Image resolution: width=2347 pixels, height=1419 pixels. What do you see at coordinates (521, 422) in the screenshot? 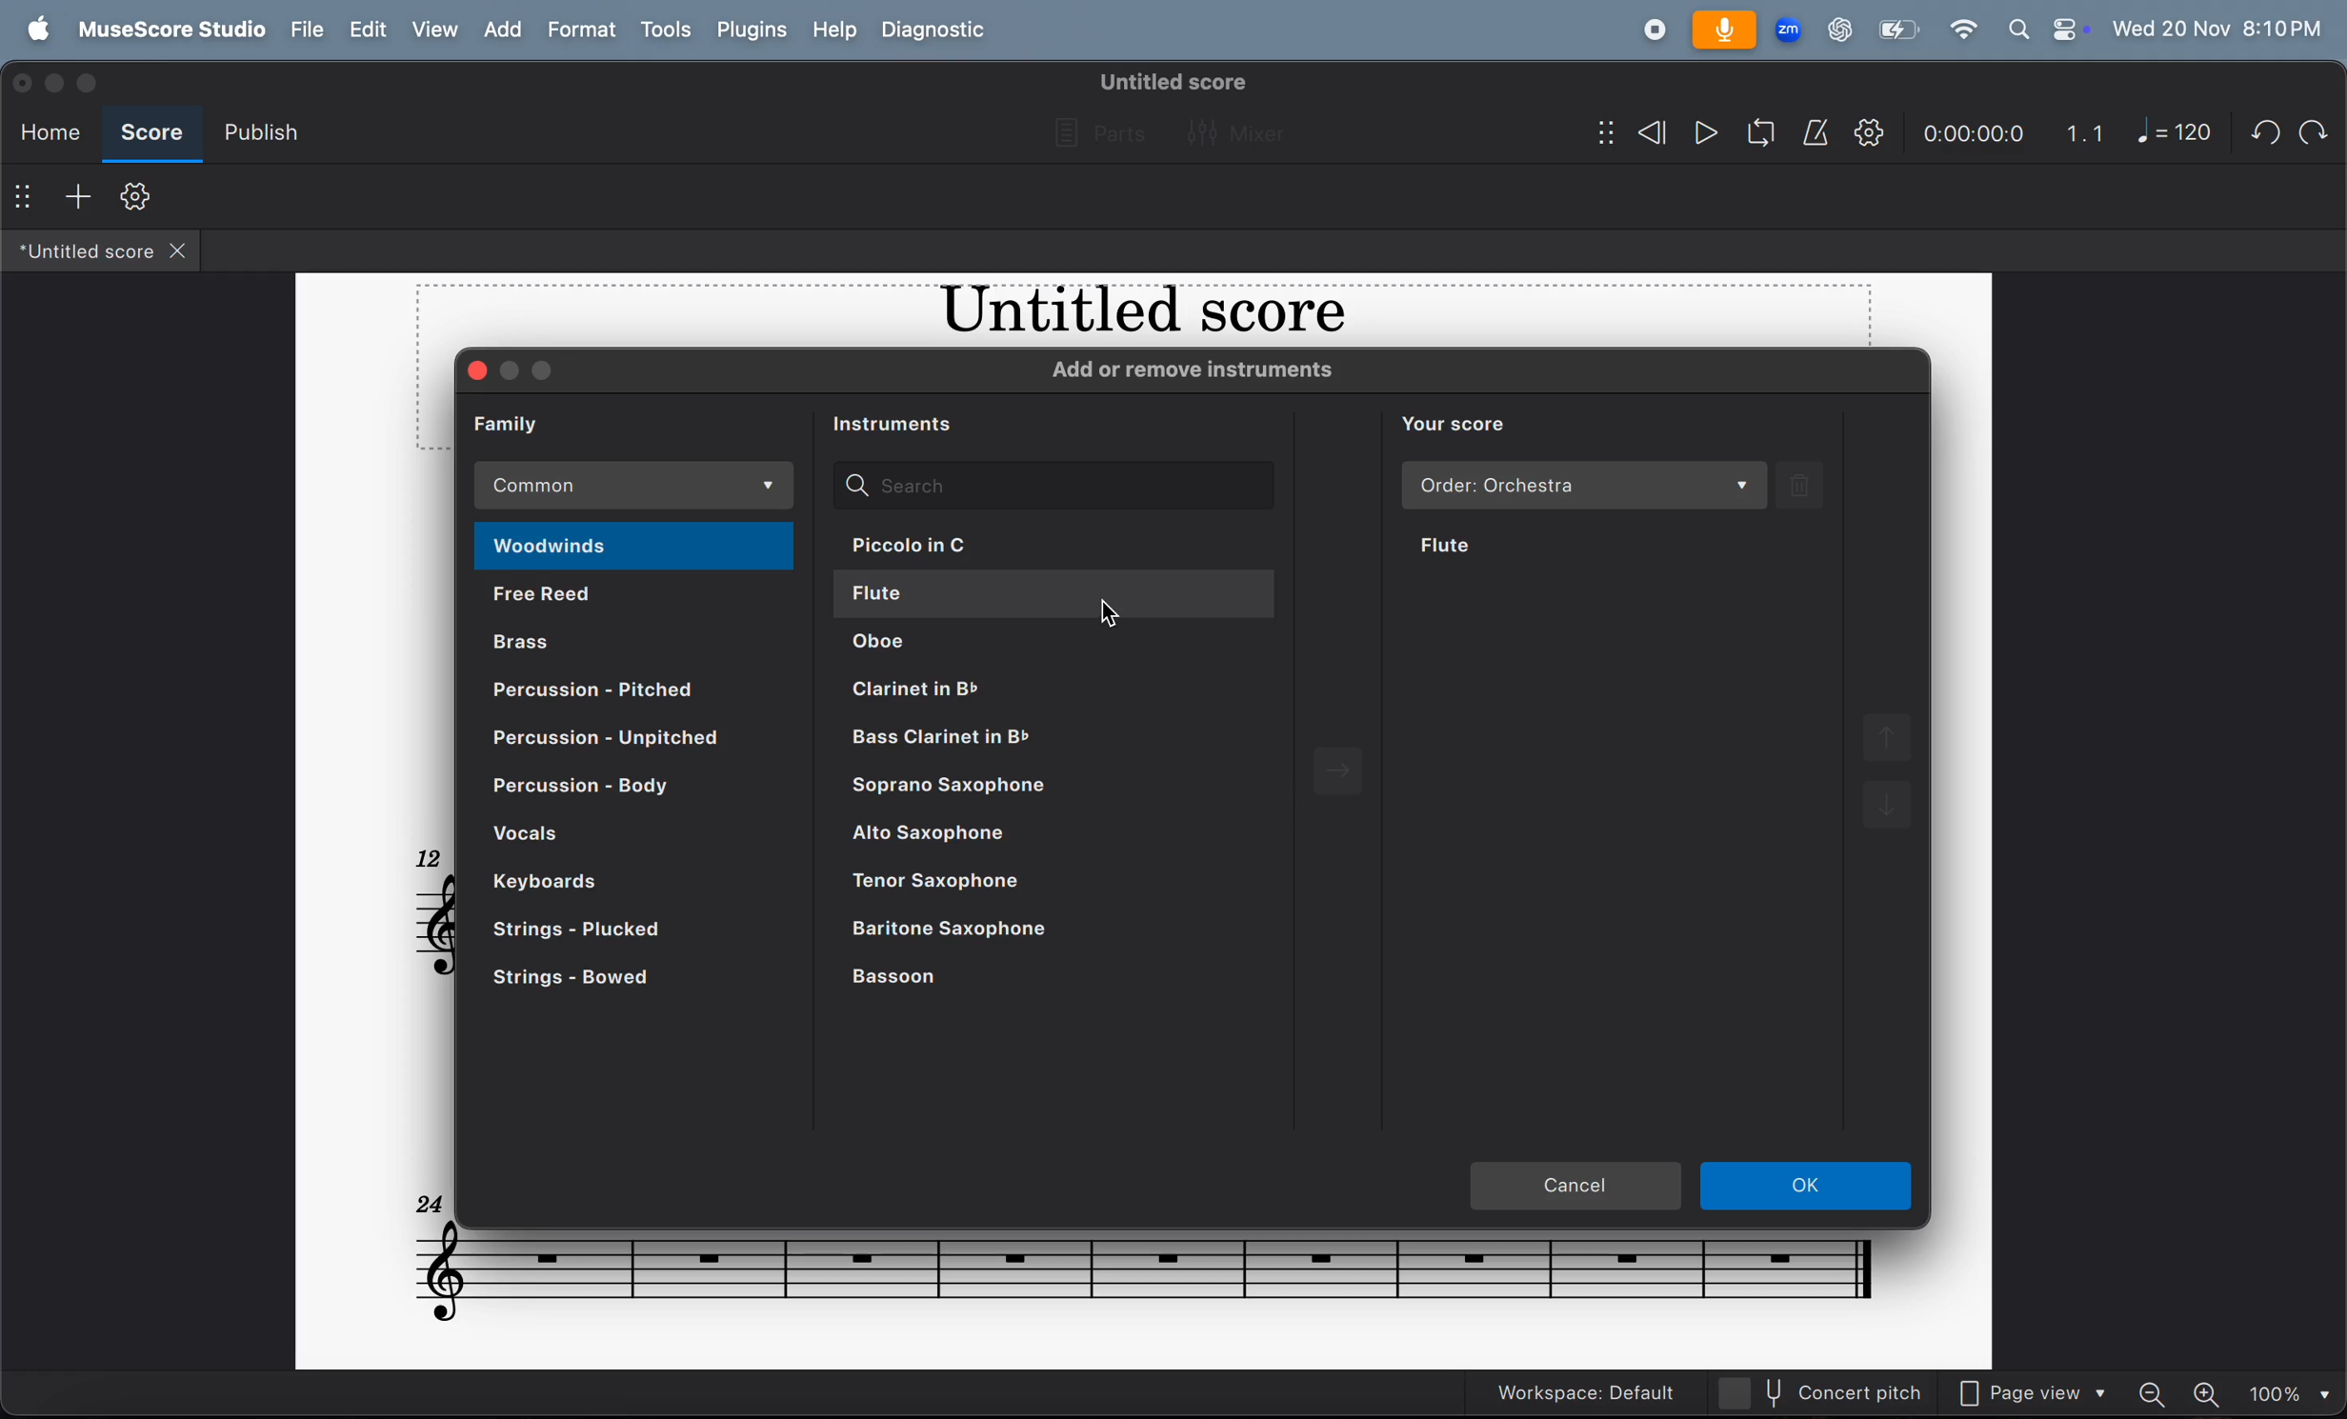
I see `family` at bounding box center [521, 422].